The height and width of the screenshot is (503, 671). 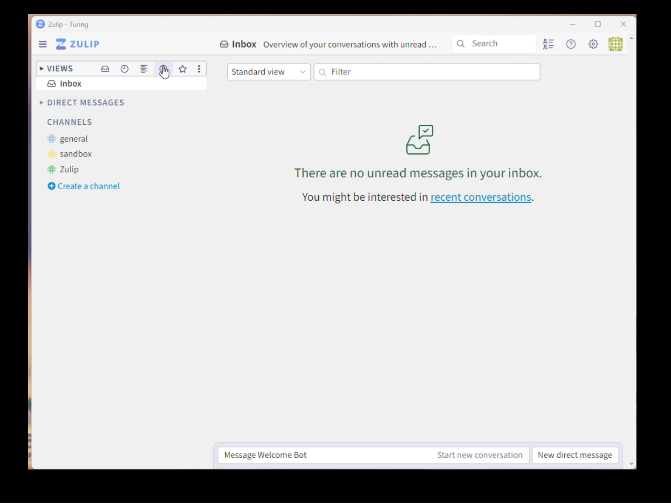 What do you see at coordinates (573, 45) in the screenshot?
I see `Help` at bounding box center [573, 45].